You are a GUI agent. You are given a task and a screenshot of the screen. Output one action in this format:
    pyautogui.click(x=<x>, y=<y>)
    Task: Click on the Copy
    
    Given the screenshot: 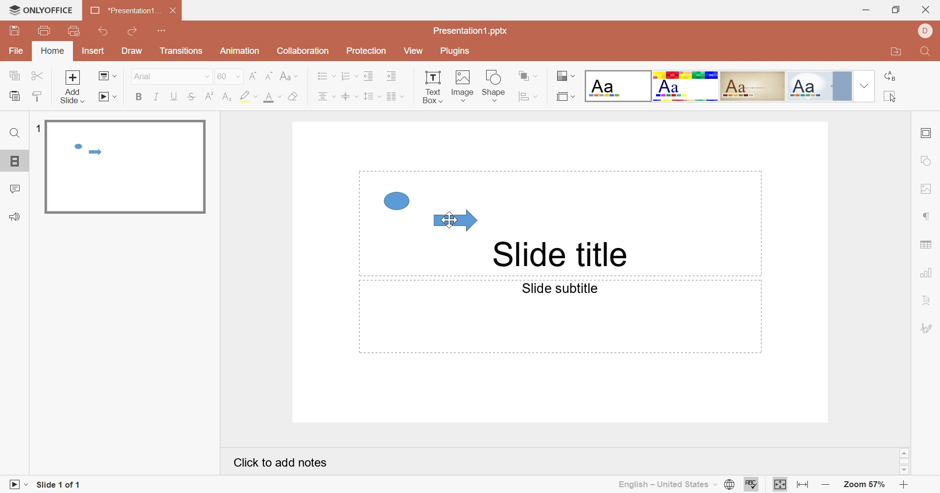 What is the action you would take?
    pyautogui.click(x=13, y=76)
    